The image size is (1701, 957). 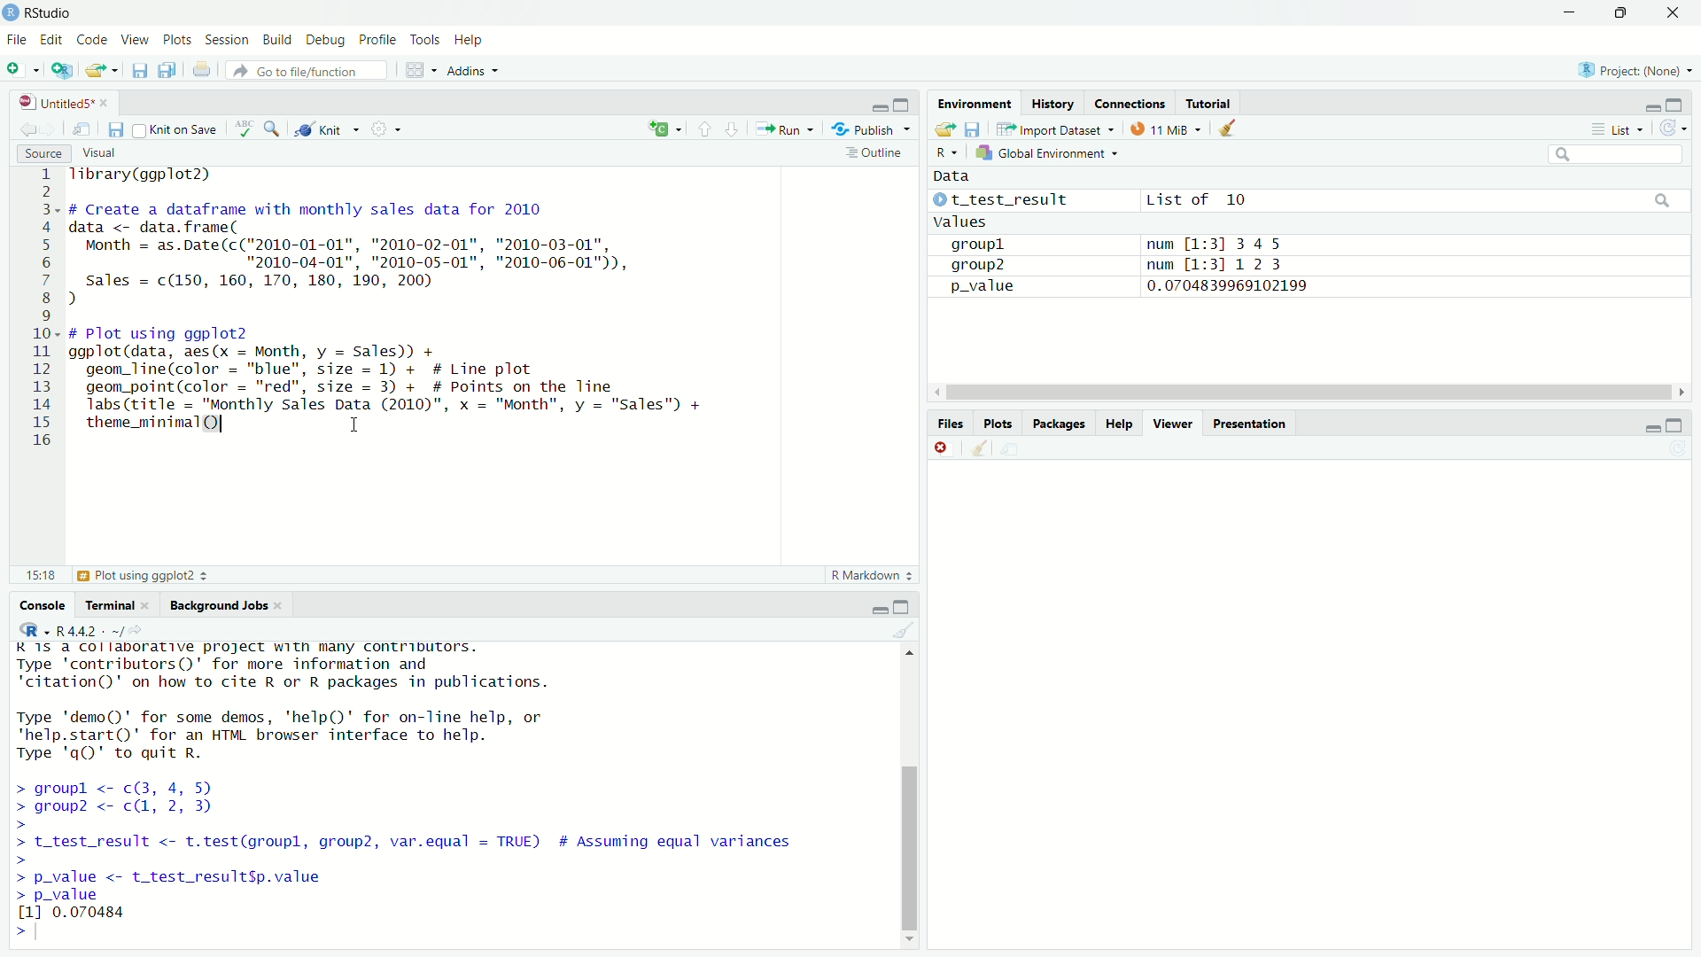 I want to click on clear workspace, so click(x=976, y=450).